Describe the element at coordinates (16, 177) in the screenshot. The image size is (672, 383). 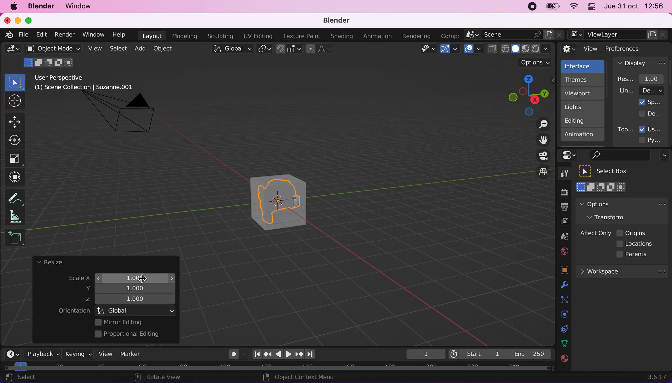
I see `transform` at that location.